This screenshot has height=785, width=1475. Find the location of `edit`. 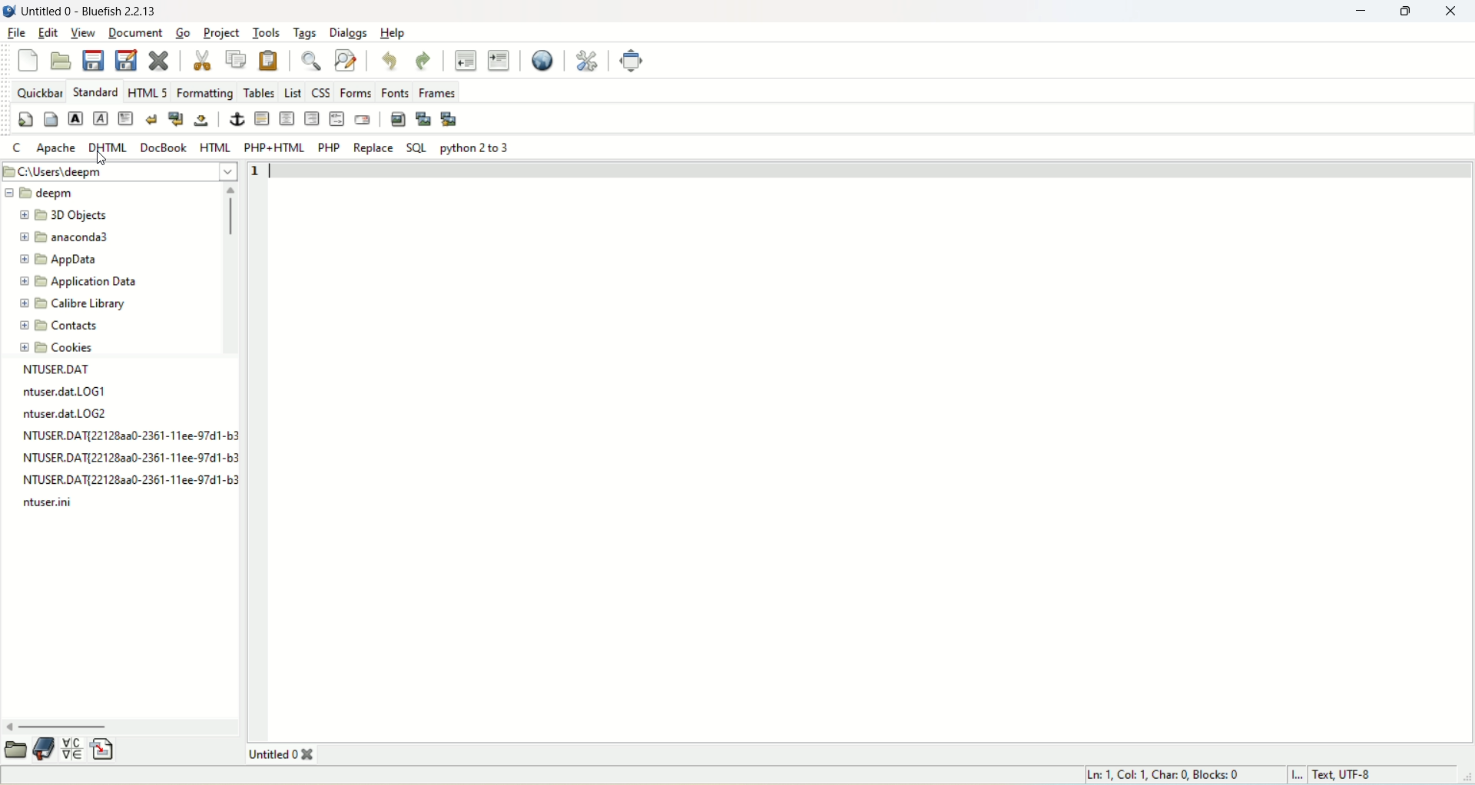

edit is located at coordinates (45, 35).